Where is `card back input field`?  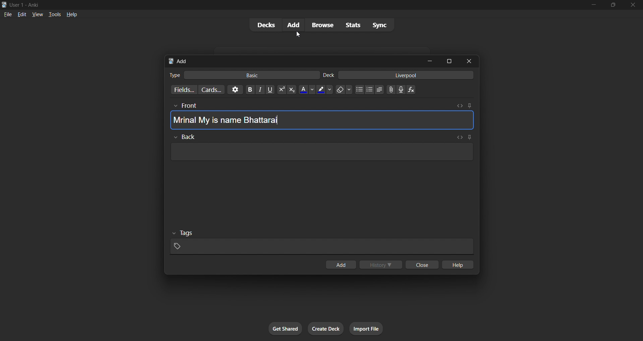
card back input field is located at coordinates (319, 150).